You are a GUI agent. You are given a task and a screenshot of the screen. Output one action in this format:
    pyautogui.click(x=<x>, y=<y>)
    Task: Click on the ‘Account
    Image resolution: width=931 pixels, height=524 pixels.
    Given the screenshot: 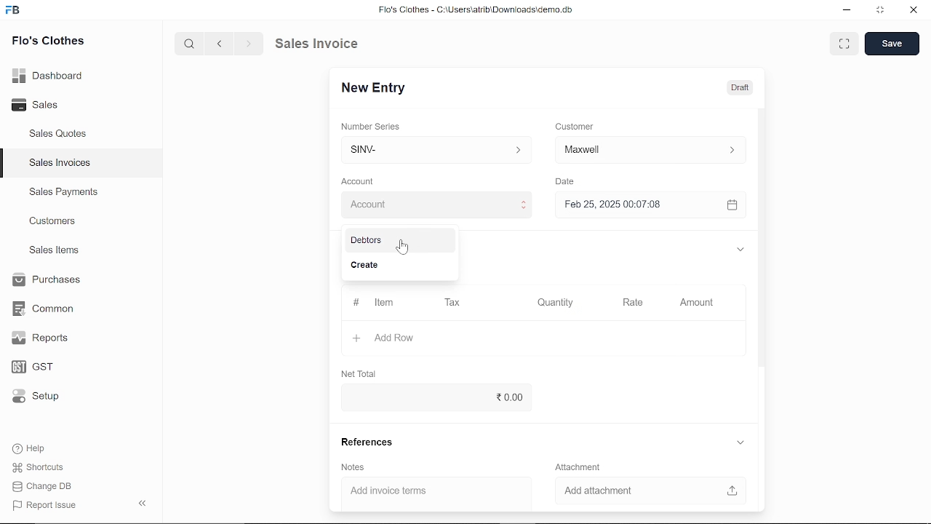 What is the action you would take?
    pyautogui.click(x=357, y=180)
    